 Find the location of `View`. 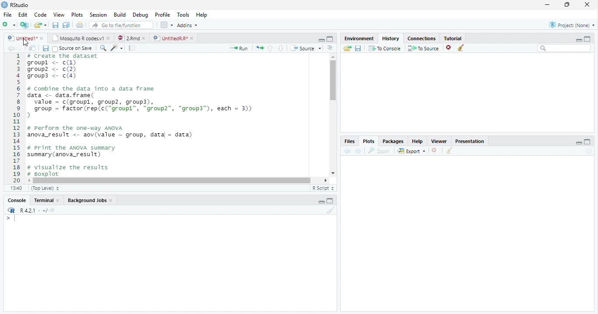

View is located at coordinates (59, 15).